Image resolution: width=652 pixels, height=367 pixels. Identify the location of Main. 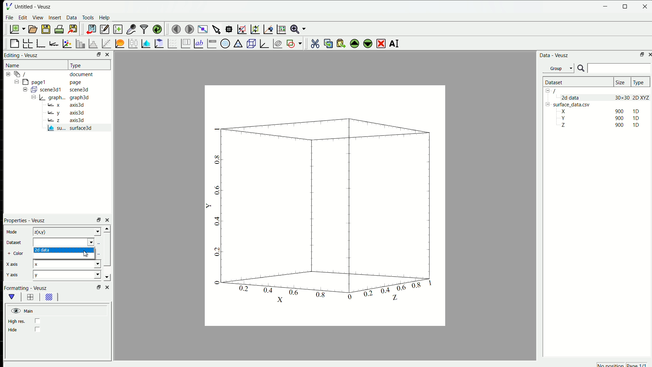
(22, 311).